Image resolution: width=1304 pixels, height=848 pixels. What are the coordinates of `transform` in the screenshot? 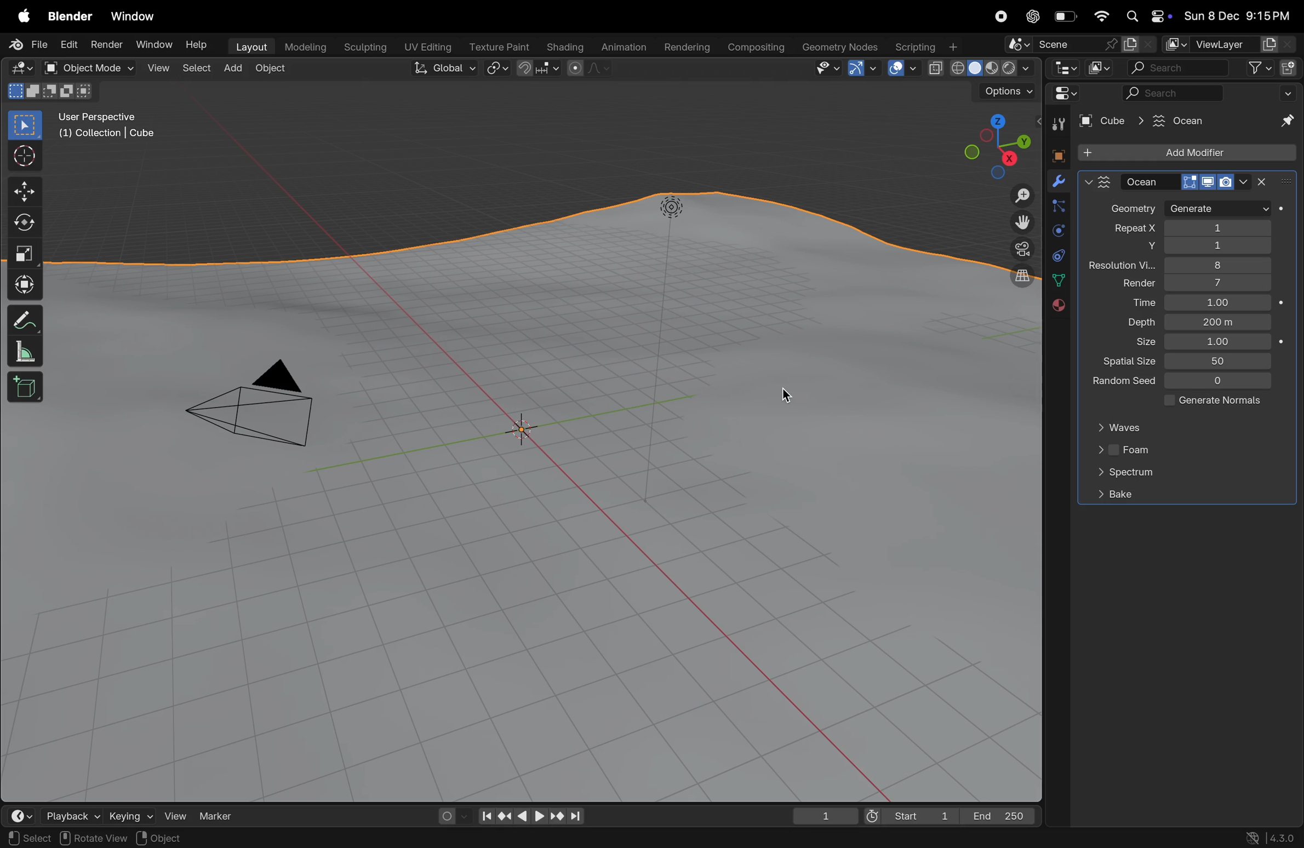 It's located at (25, 283).